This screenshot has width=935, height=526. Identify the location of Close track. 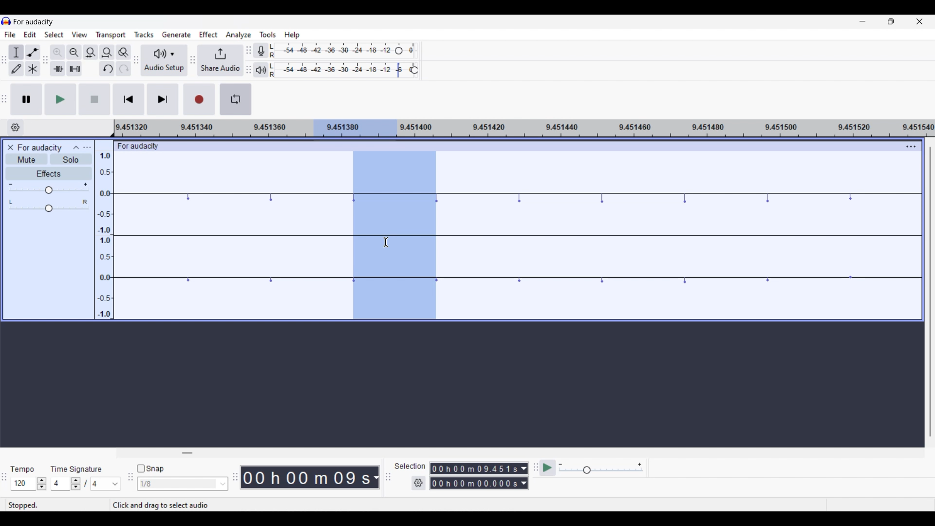
(11, 148).